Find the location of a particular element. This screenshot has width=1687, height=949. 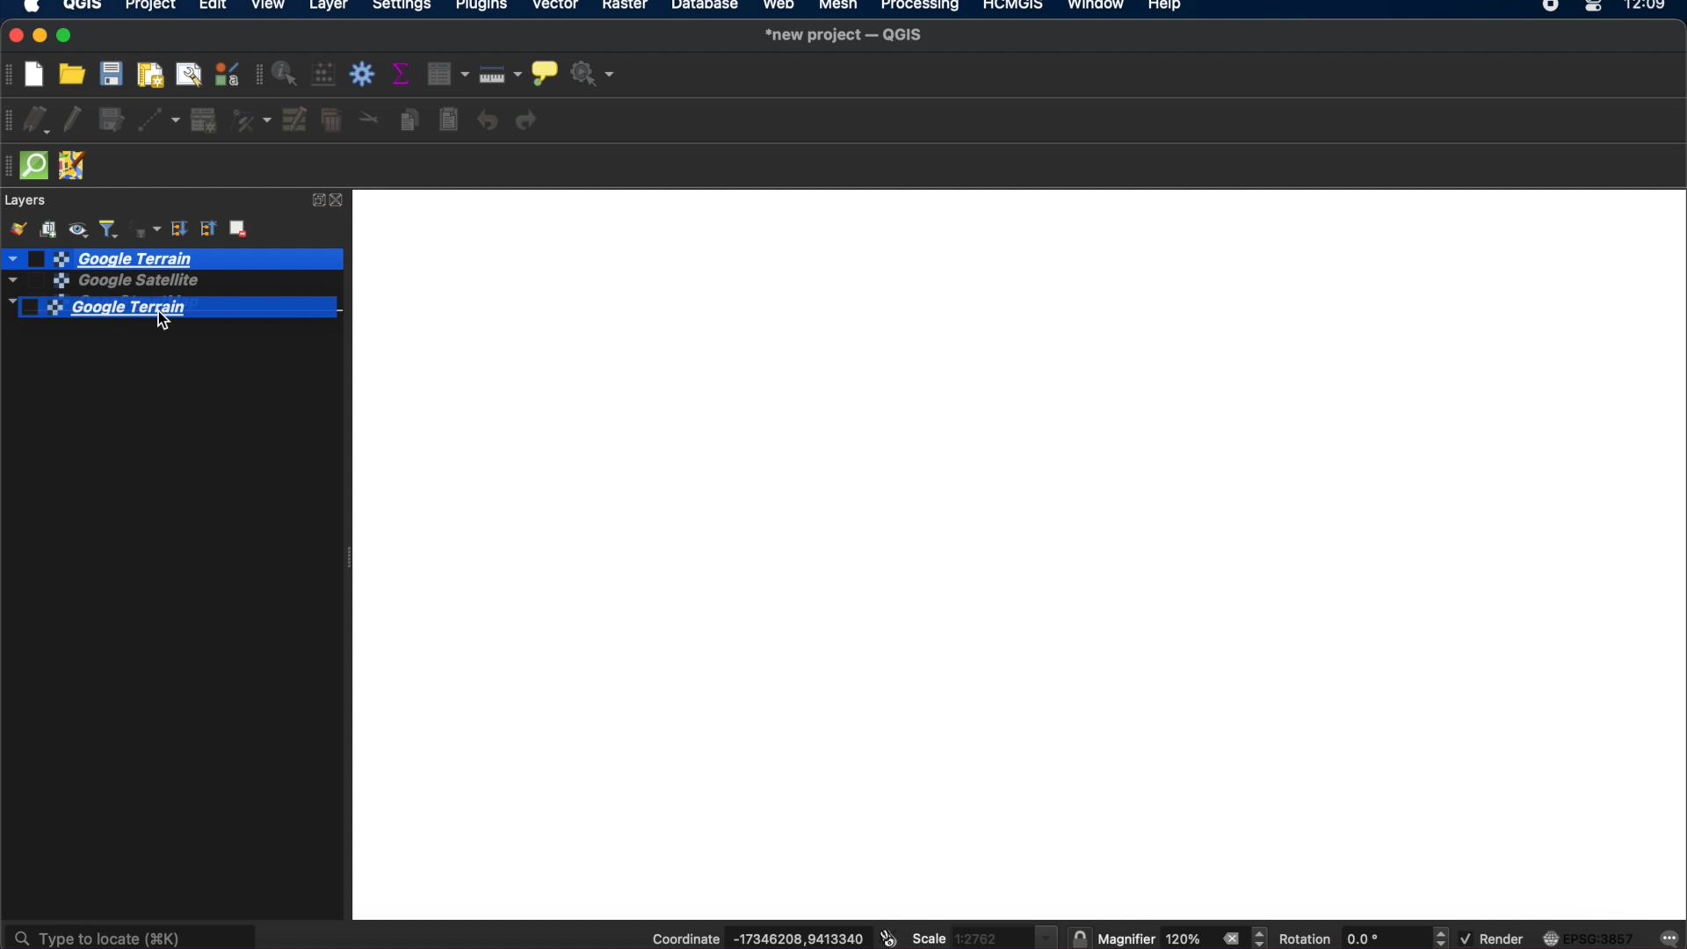

close is located at coordinates (1230, 938).